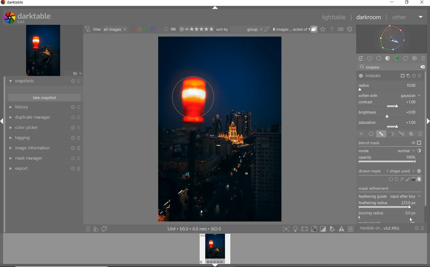  I want to click on Mask refinement, so click(374, 187).